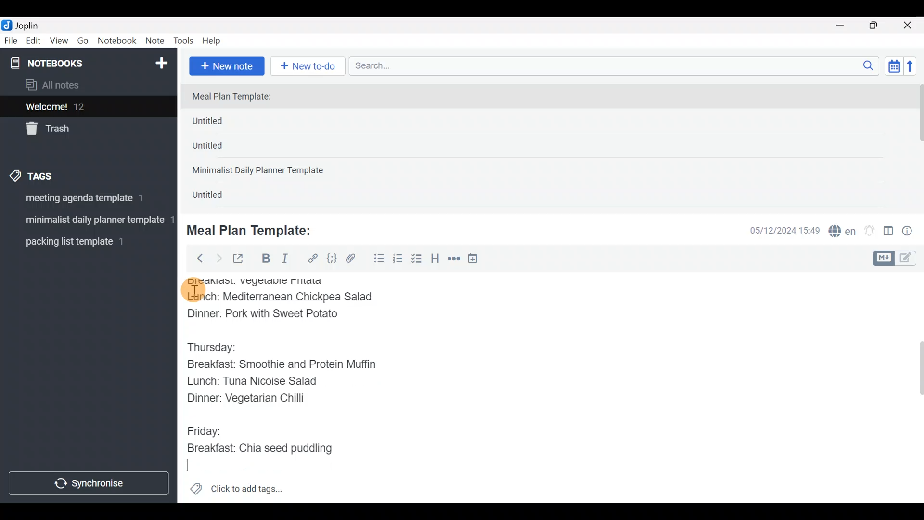 This screenshot has width=924, height=520. Describe the element at coordinates (68, 63) in the screenshot. I see `Notebooks` at that location.